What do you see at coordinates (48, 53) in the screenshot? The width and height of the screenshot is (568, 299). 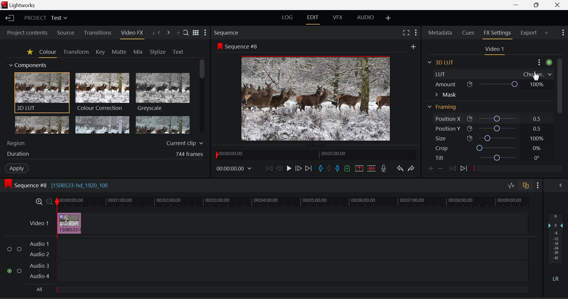 I see `Colour Tab Open` at bounding box center [48, 53].